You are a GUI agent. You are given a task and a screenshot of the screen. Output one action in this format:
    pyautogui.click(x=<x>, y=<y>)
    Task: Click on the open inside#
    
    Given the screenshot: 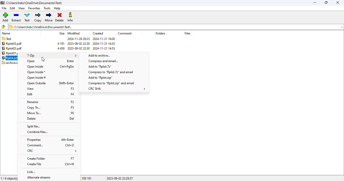 What is the action you would take?
    pyautogui.click(x=37, y=78)
    